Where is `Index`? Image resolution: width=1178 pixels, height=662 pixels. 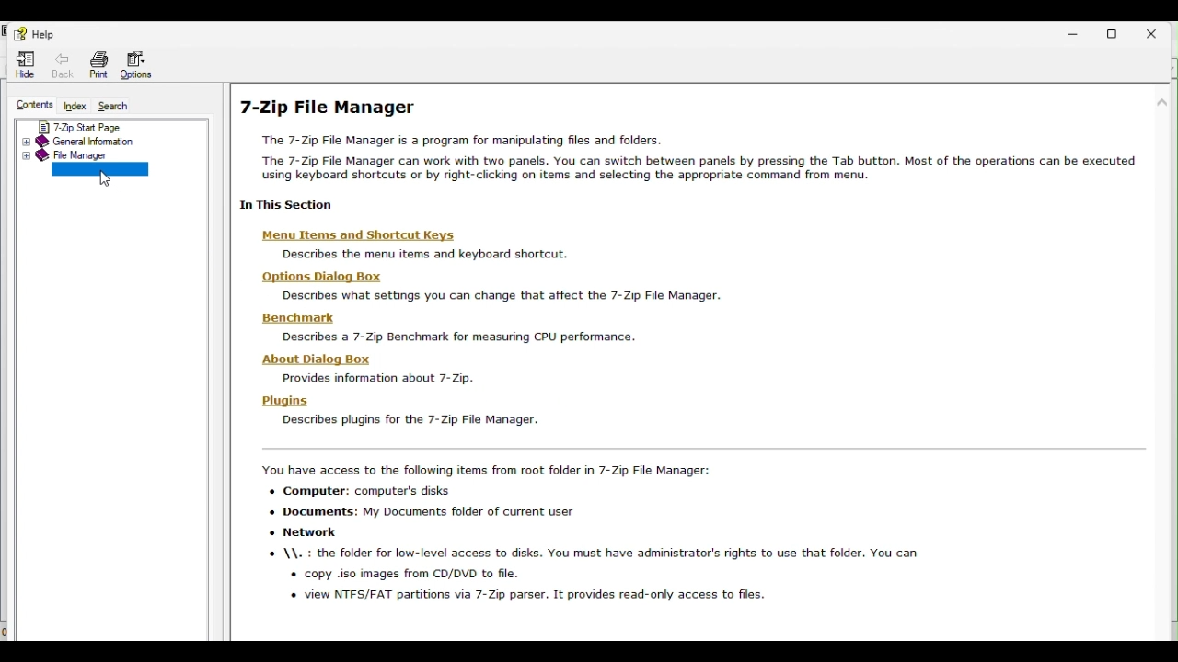
Index is located at coordinates (74, 104).